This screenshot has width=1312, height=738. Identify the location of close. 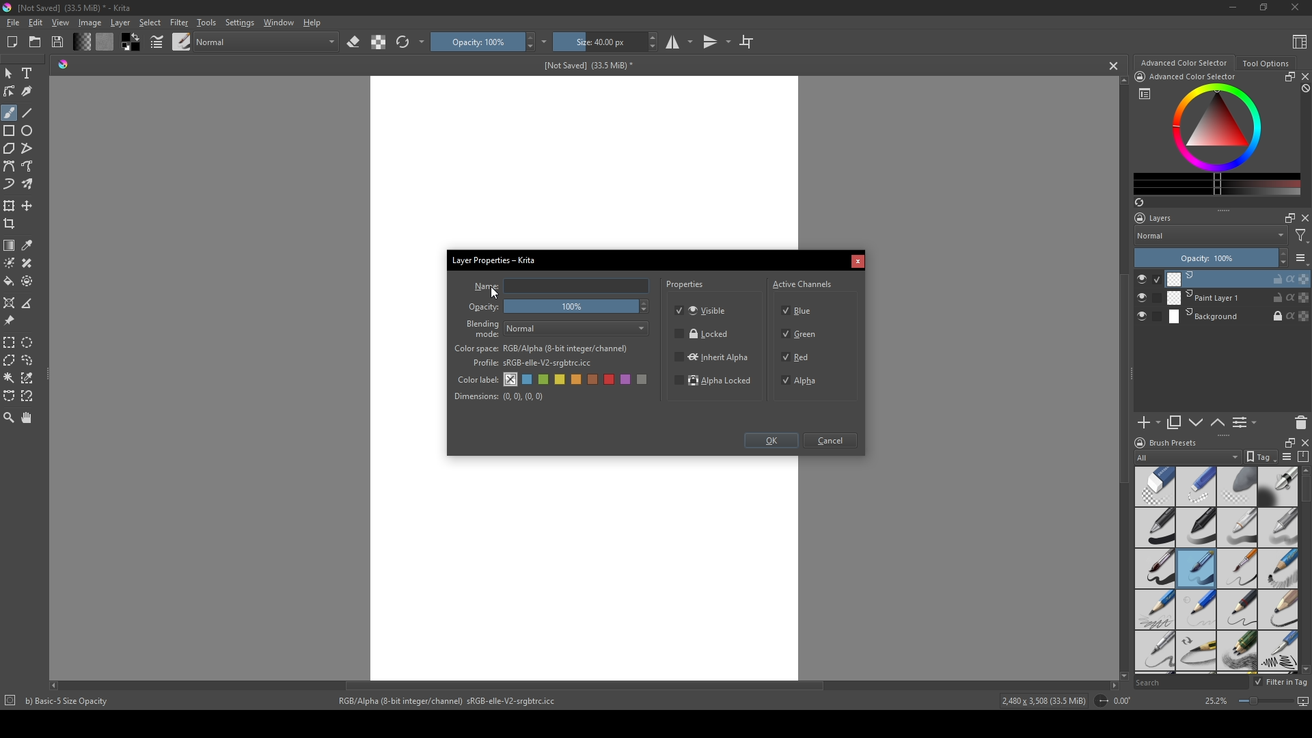
(1304, 218).